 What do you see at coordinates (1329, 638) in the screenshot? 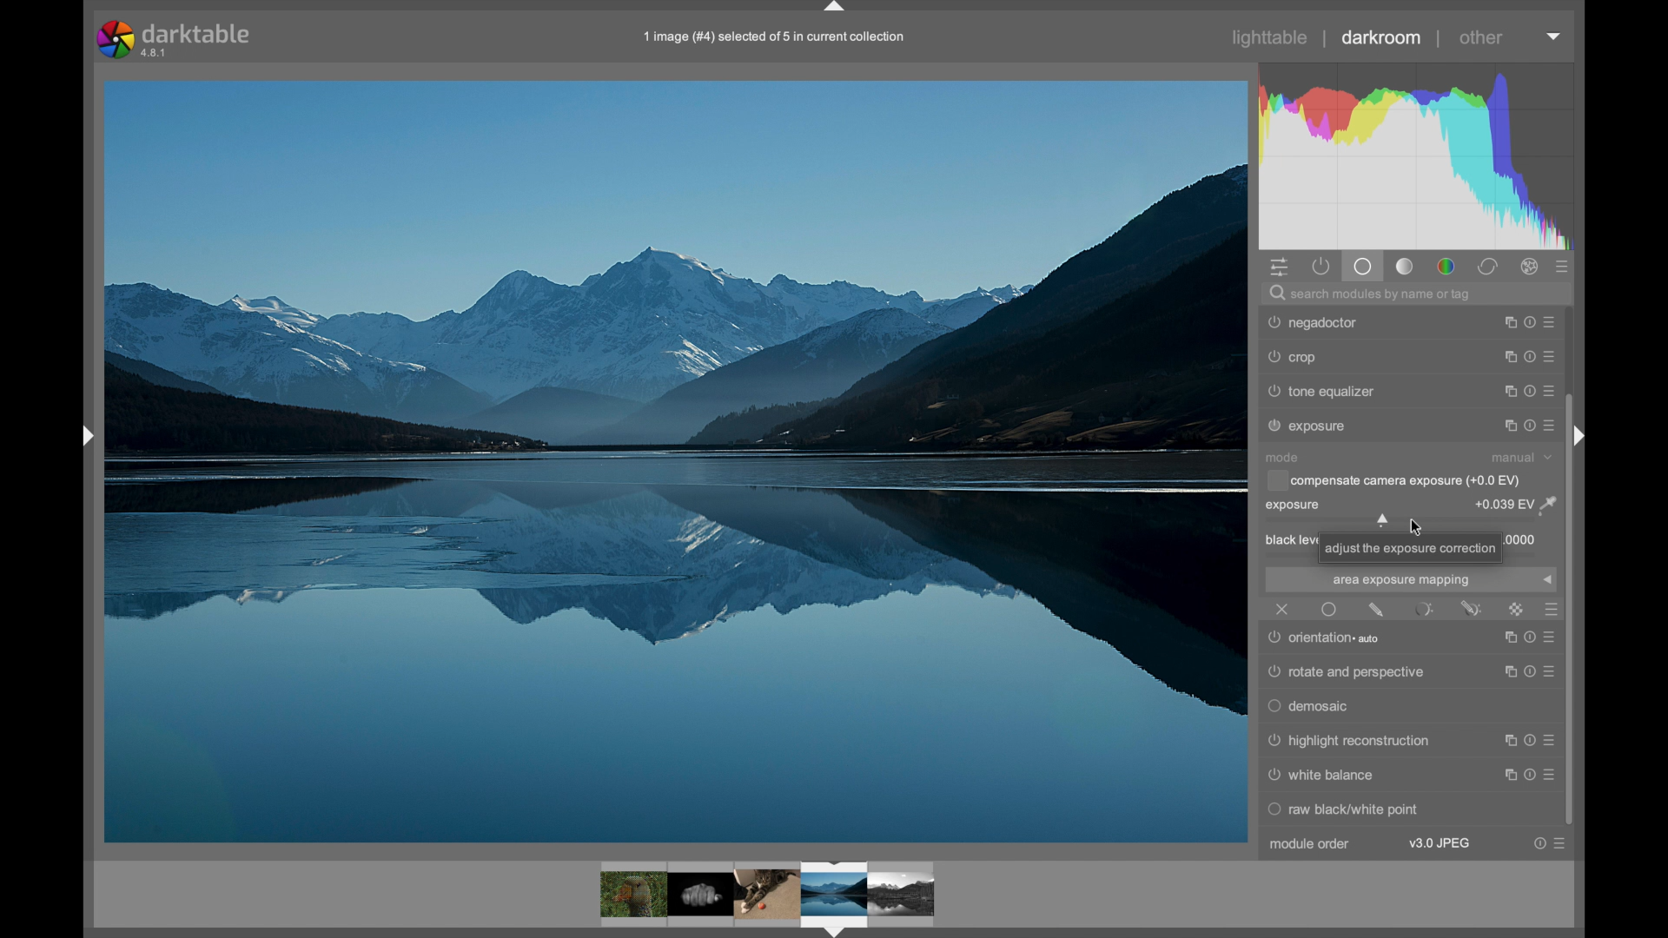
I see `orientation` at bounding box center [1329, 638].